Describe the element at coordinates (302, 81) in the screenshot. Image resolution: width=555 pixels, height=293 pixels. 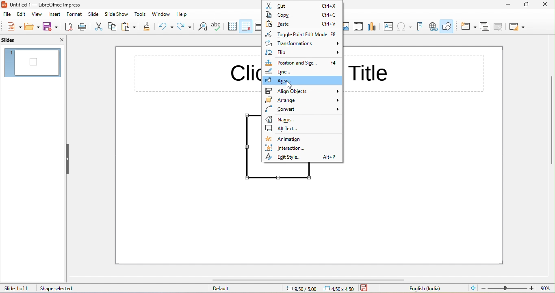
I see `area` at that location.